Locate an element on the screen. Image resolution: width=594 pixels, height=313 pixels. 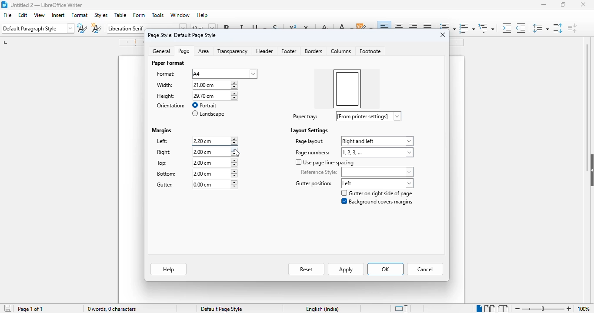
increment or decrement  is located at coordinates (236, 174).